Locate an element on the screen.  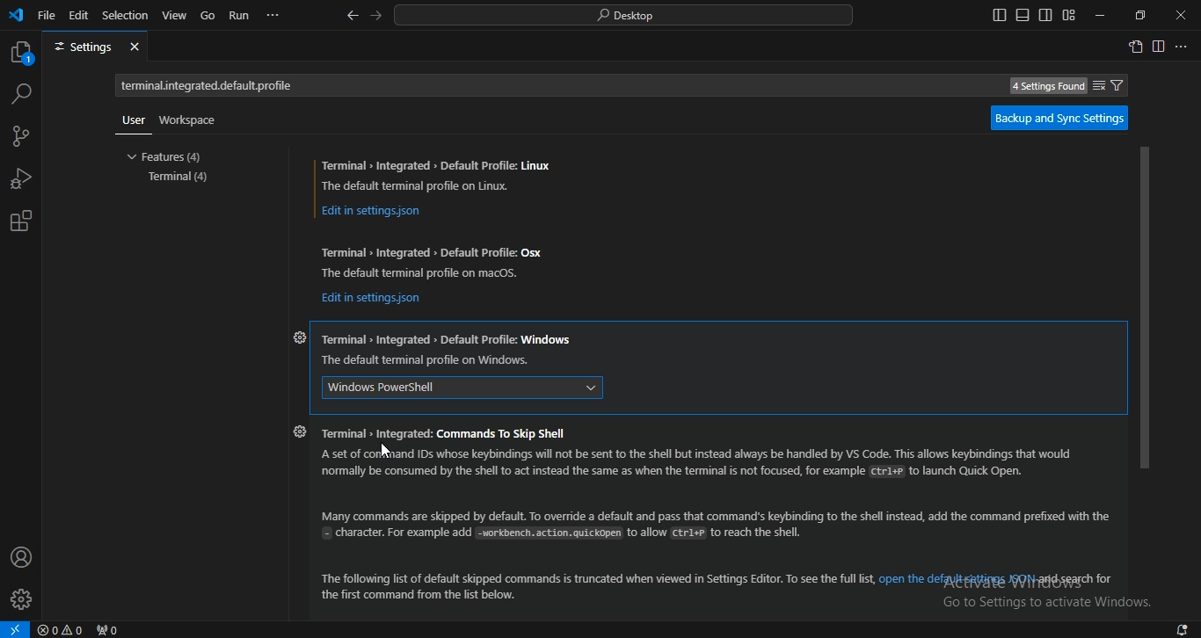
features is located at coordinates (170, 156).